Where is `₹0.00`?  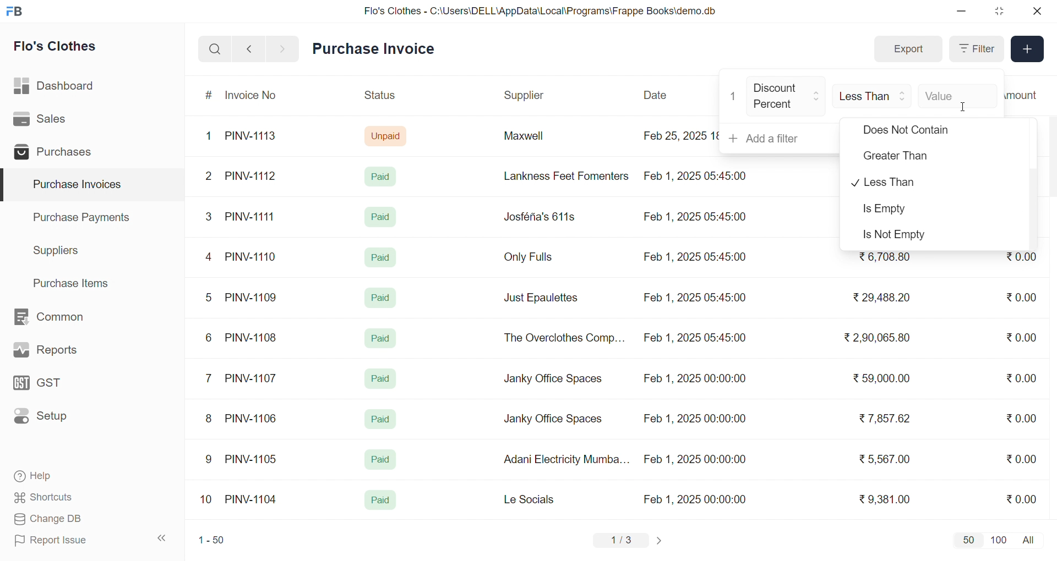
₹0.00 is located at coordinates (1022, 458).